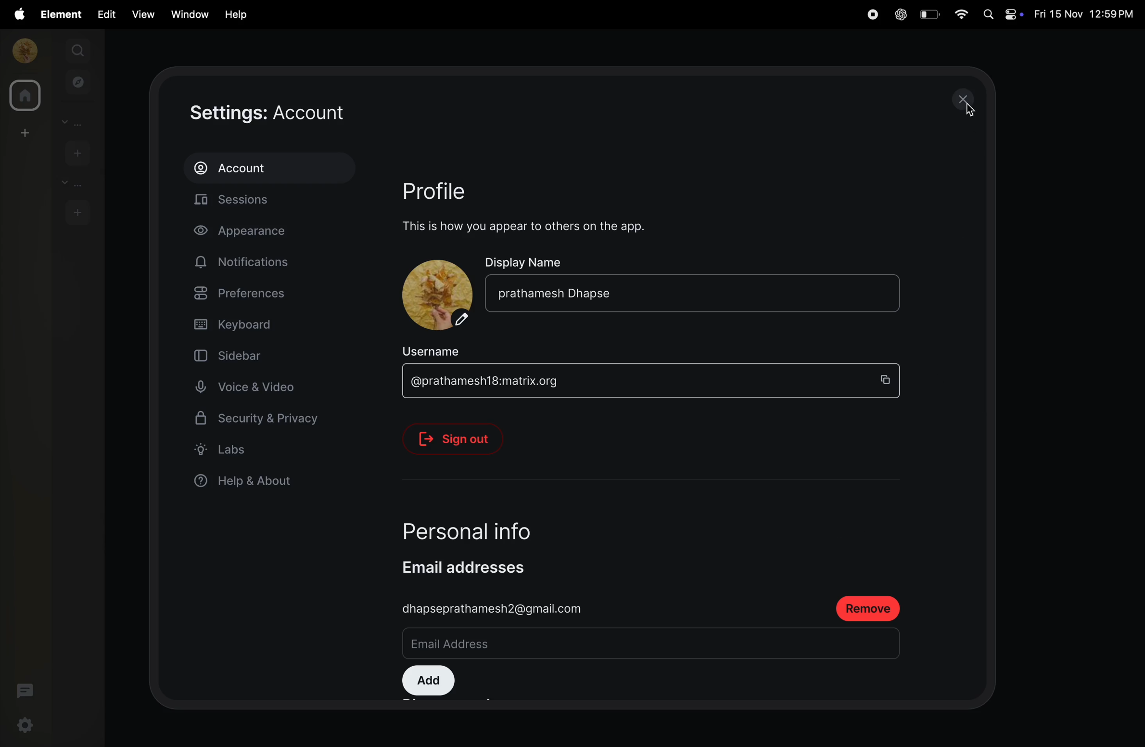 The width and height of the screenshot is (1145, 747). I want to click on gmail id, so click(495, 608).